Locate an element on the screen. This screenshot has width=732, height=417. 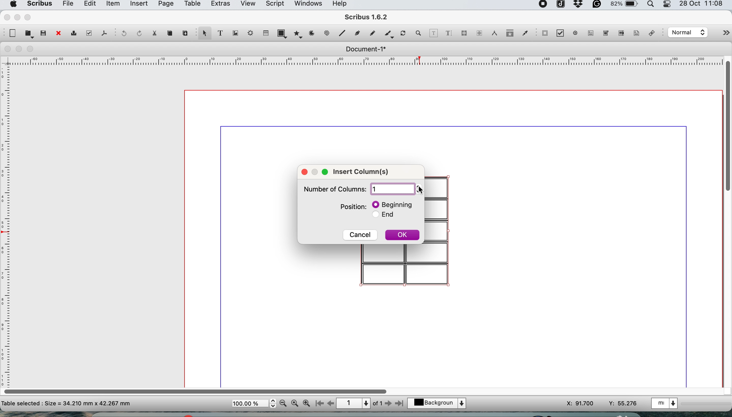
preflight verifier is located at coordinates (88, 33).